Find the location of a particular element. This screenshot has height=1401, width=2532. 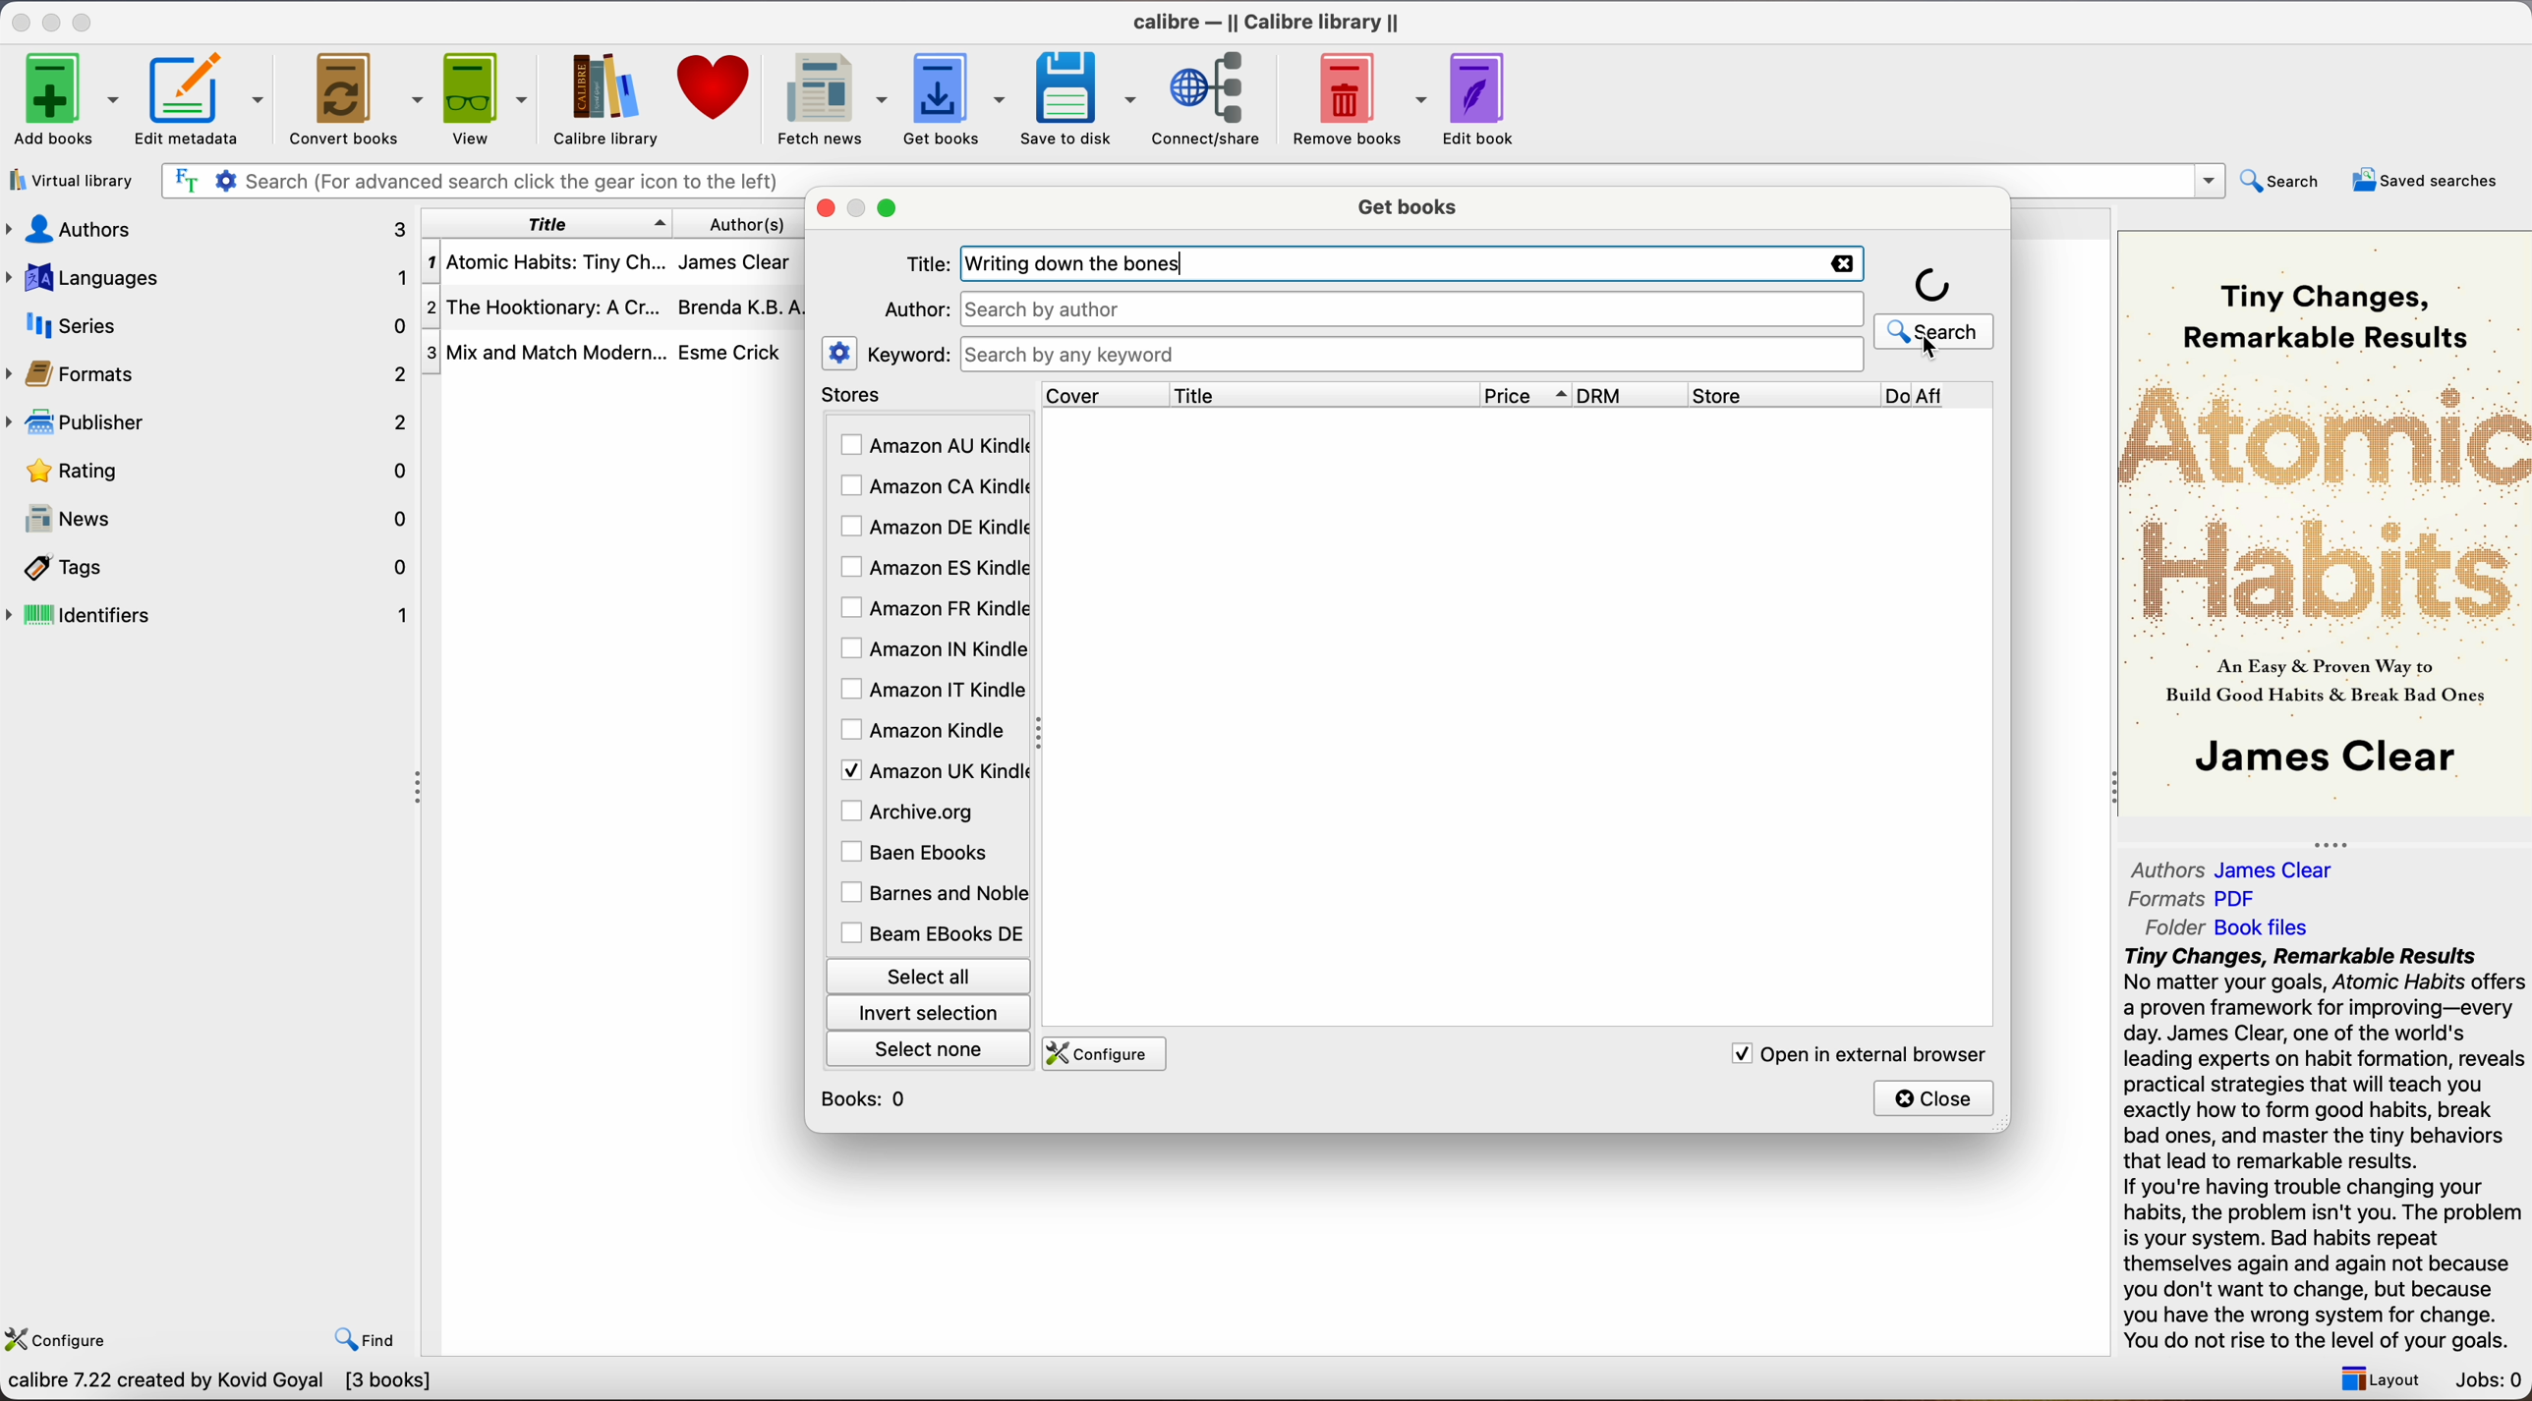

DRM is located at coordinates (1633, 395).